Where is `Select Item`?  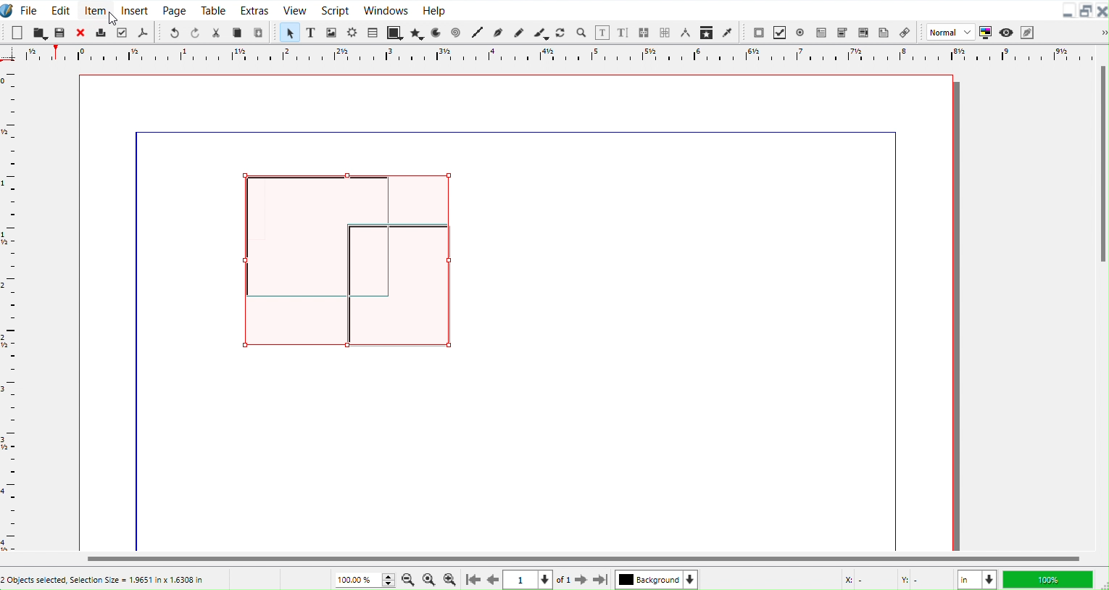
Select Item is located at coordinates (290, 33).